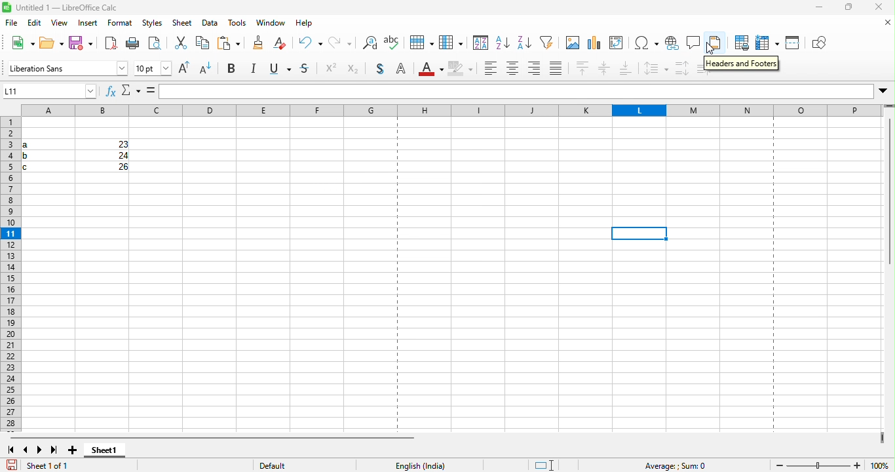  Describe the element at coordinates (22, 43) in the screenshot. I see `new` at that location.